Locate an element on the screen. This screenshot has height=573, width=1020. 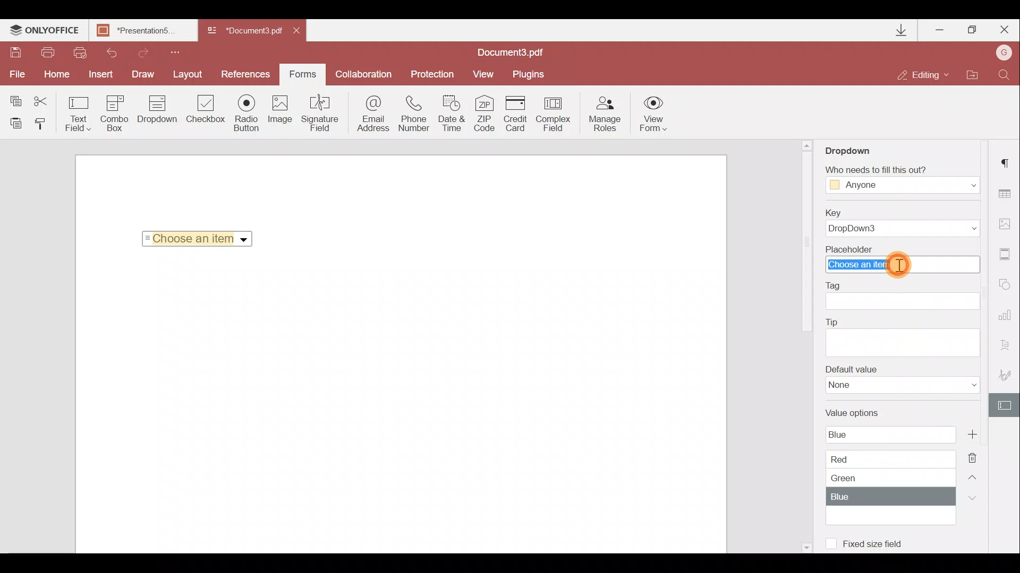
Protection is located at coordinates (430, 75).